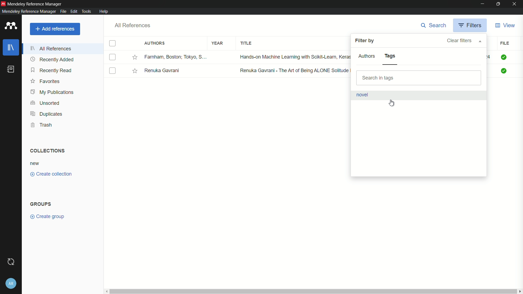  I want to click on all references, so click(51, 48).